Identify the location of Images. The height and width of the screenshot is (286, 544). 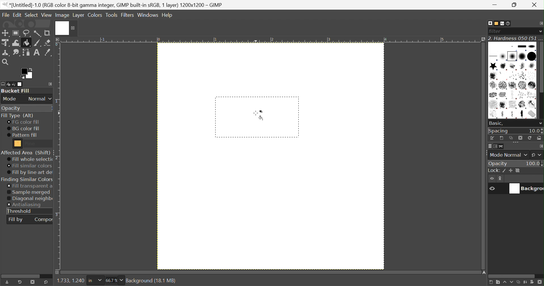
(20, 84).